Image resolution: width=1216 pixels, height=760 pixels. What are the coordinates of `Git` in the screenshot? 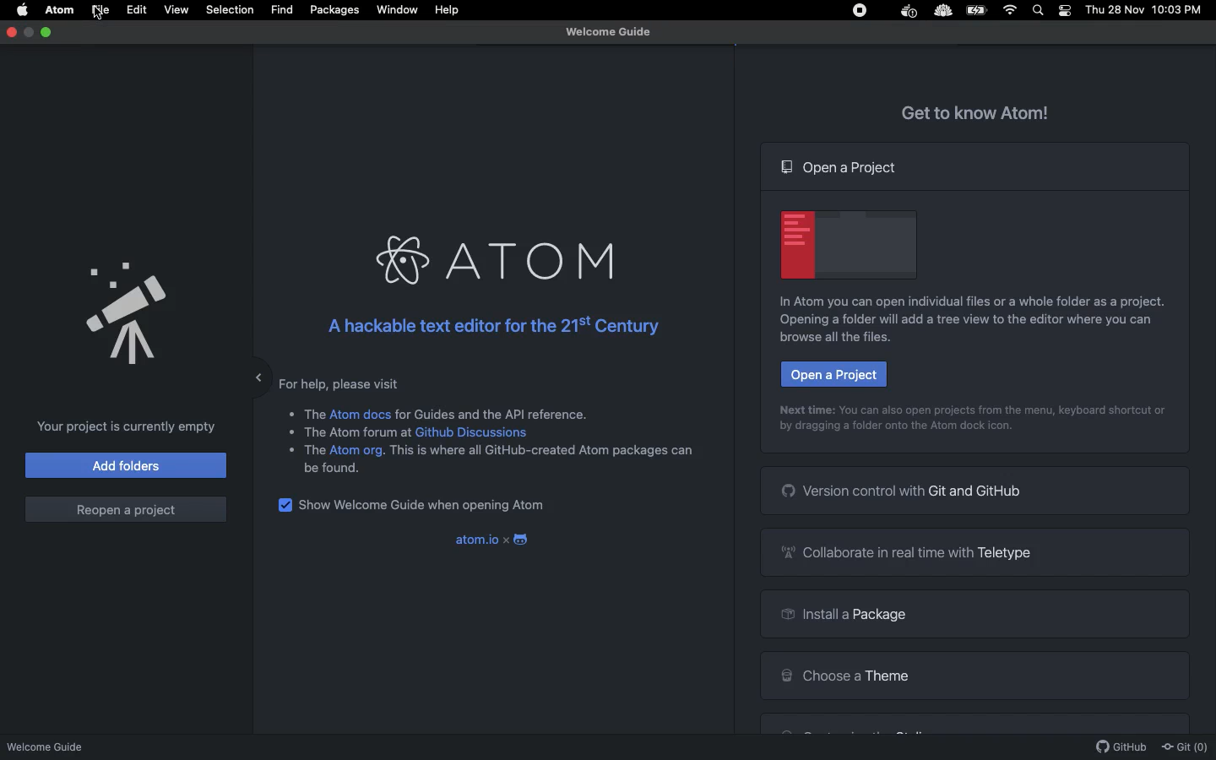 It's located at (1184, 747).